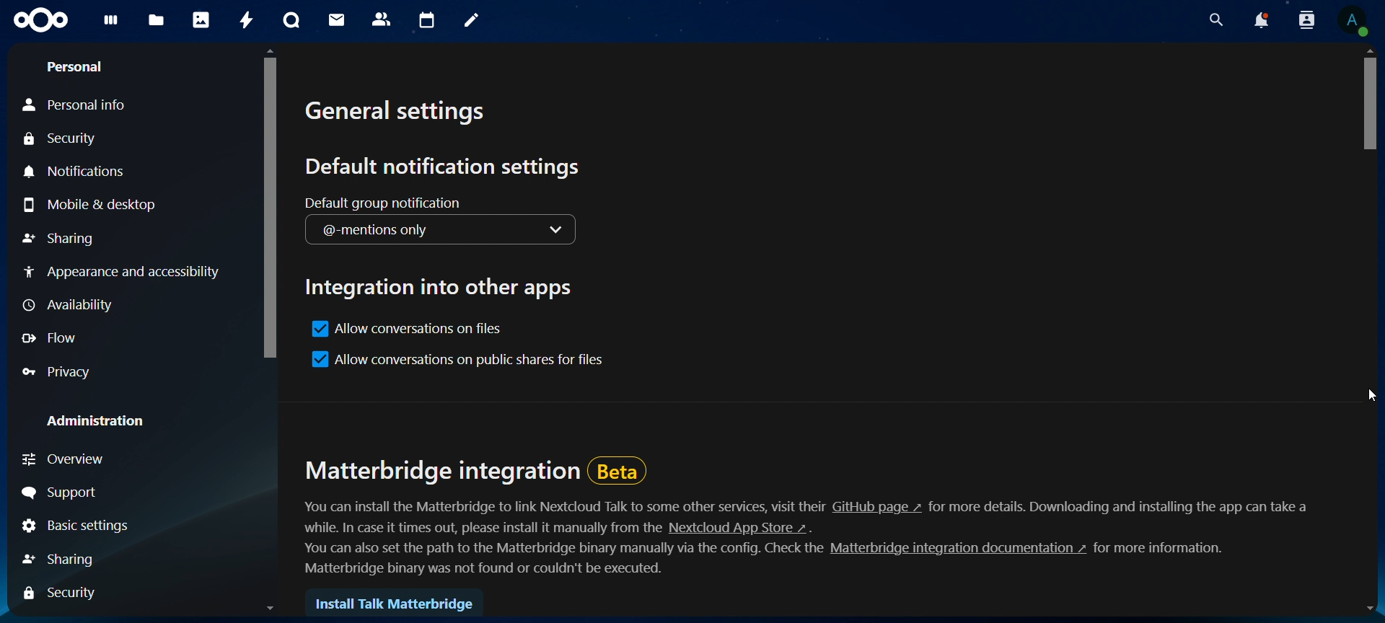  I want to click on install talk matterbridge, so click(397, 598).